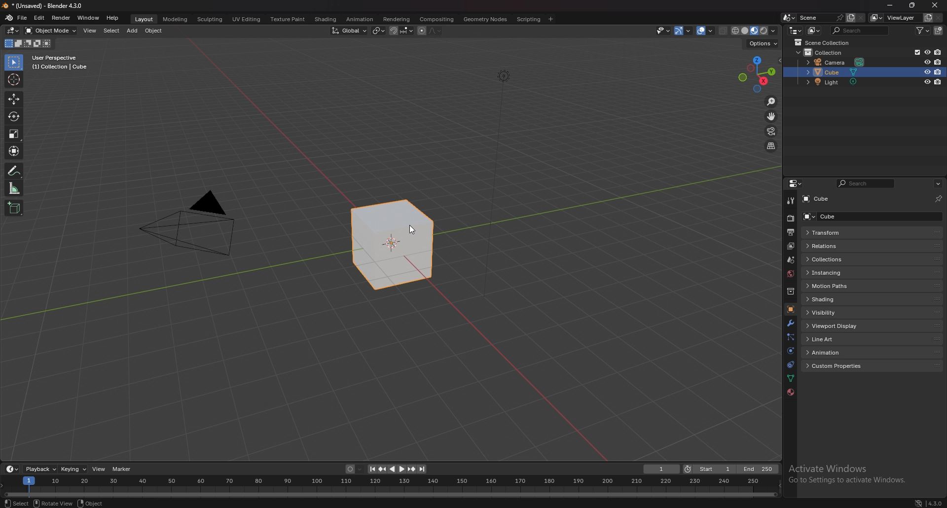 This screenshot has height=508, width=947. I want to click on object, so click(154, 31).